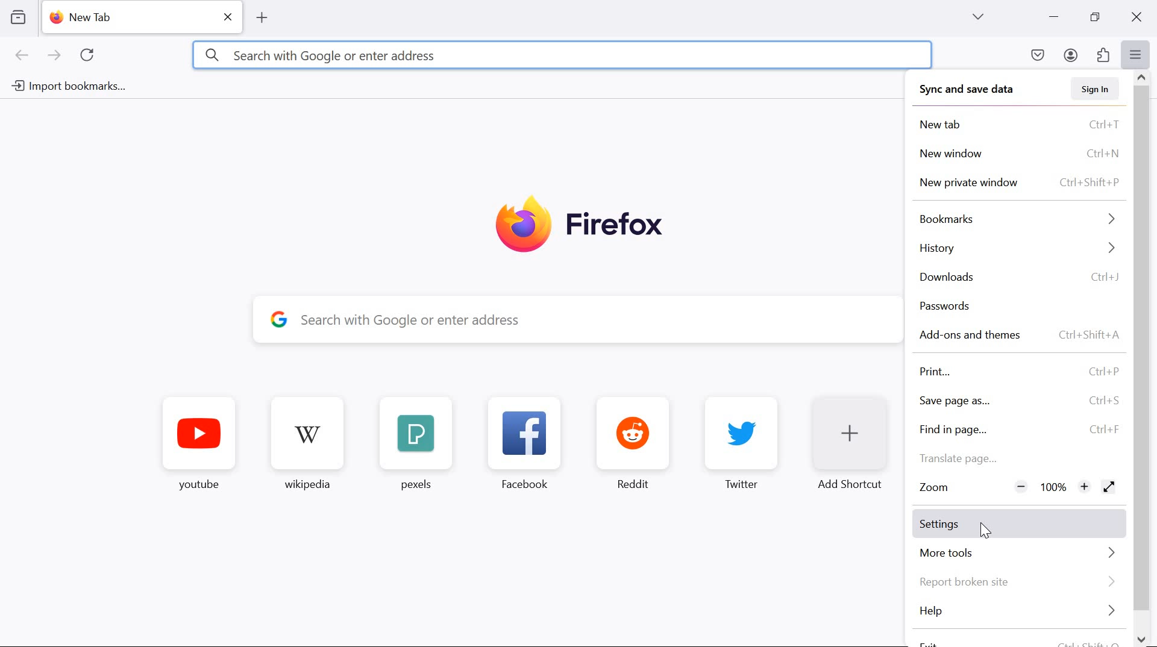  Describe the element at coordinates (1023, 278) in the screenshot. I see `downloads` at that location.